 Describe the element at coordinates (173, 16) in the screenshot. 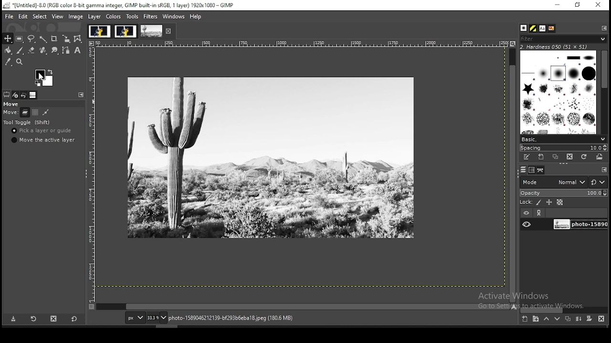

I see `windows` at that location.